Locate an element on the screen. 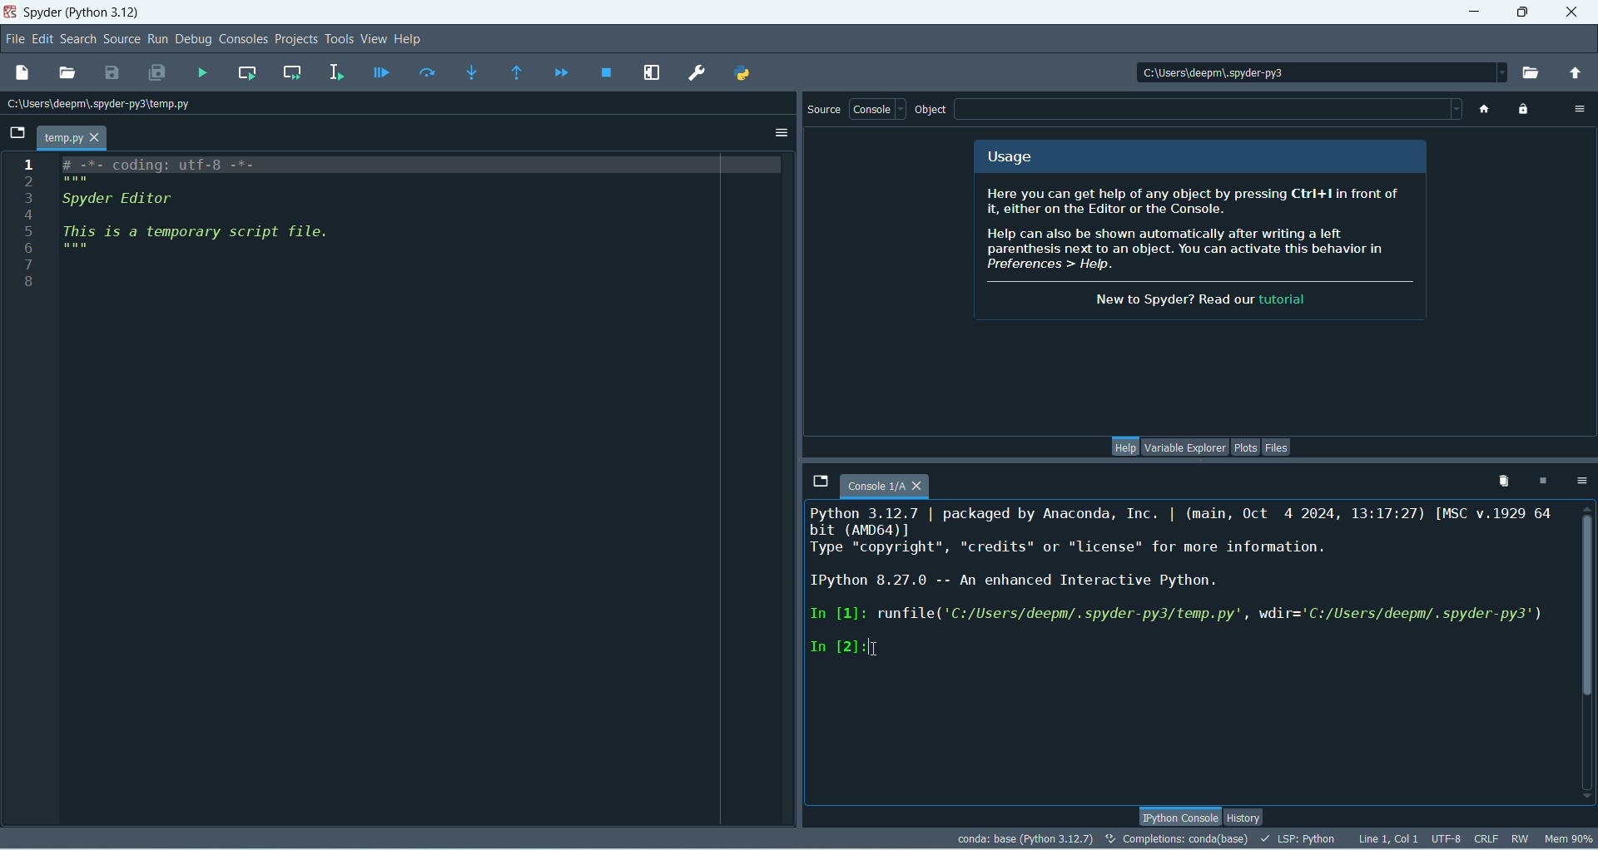 The height and width of the screenshot is (850, 1598). new is located at coordinates (22, 73).